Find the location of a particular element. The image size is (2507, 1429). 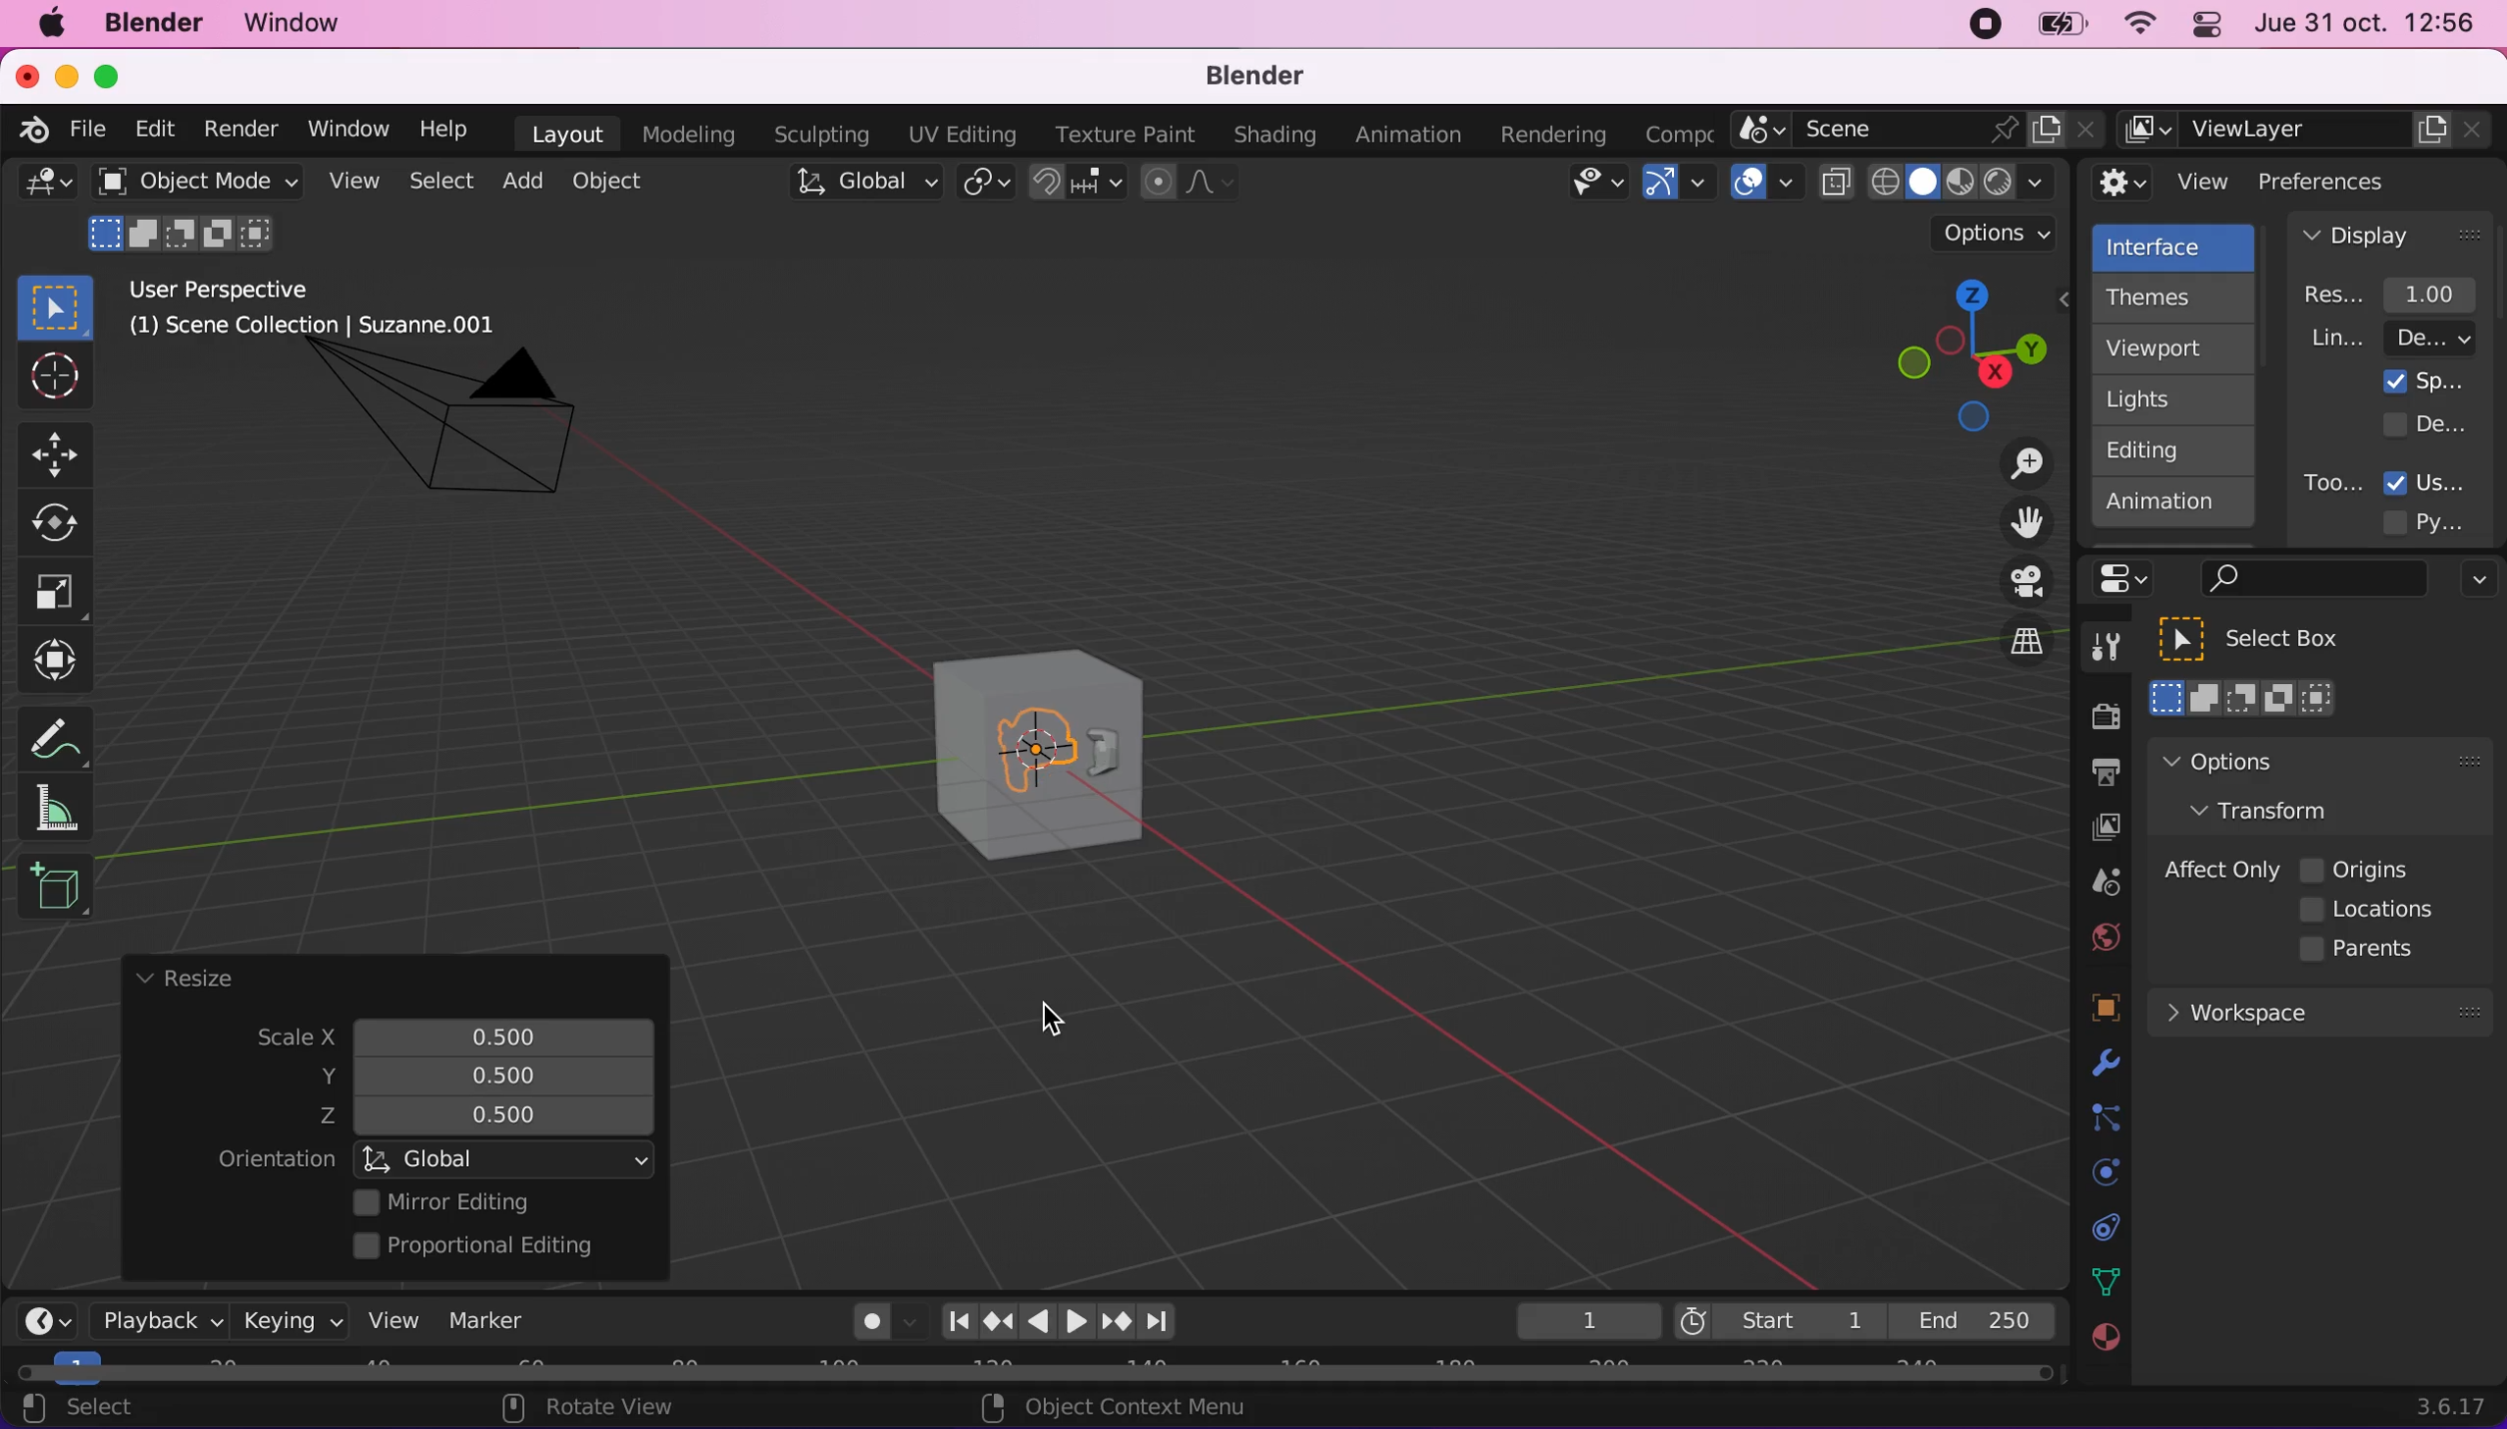

playback is located at coordinates (153, 1319).